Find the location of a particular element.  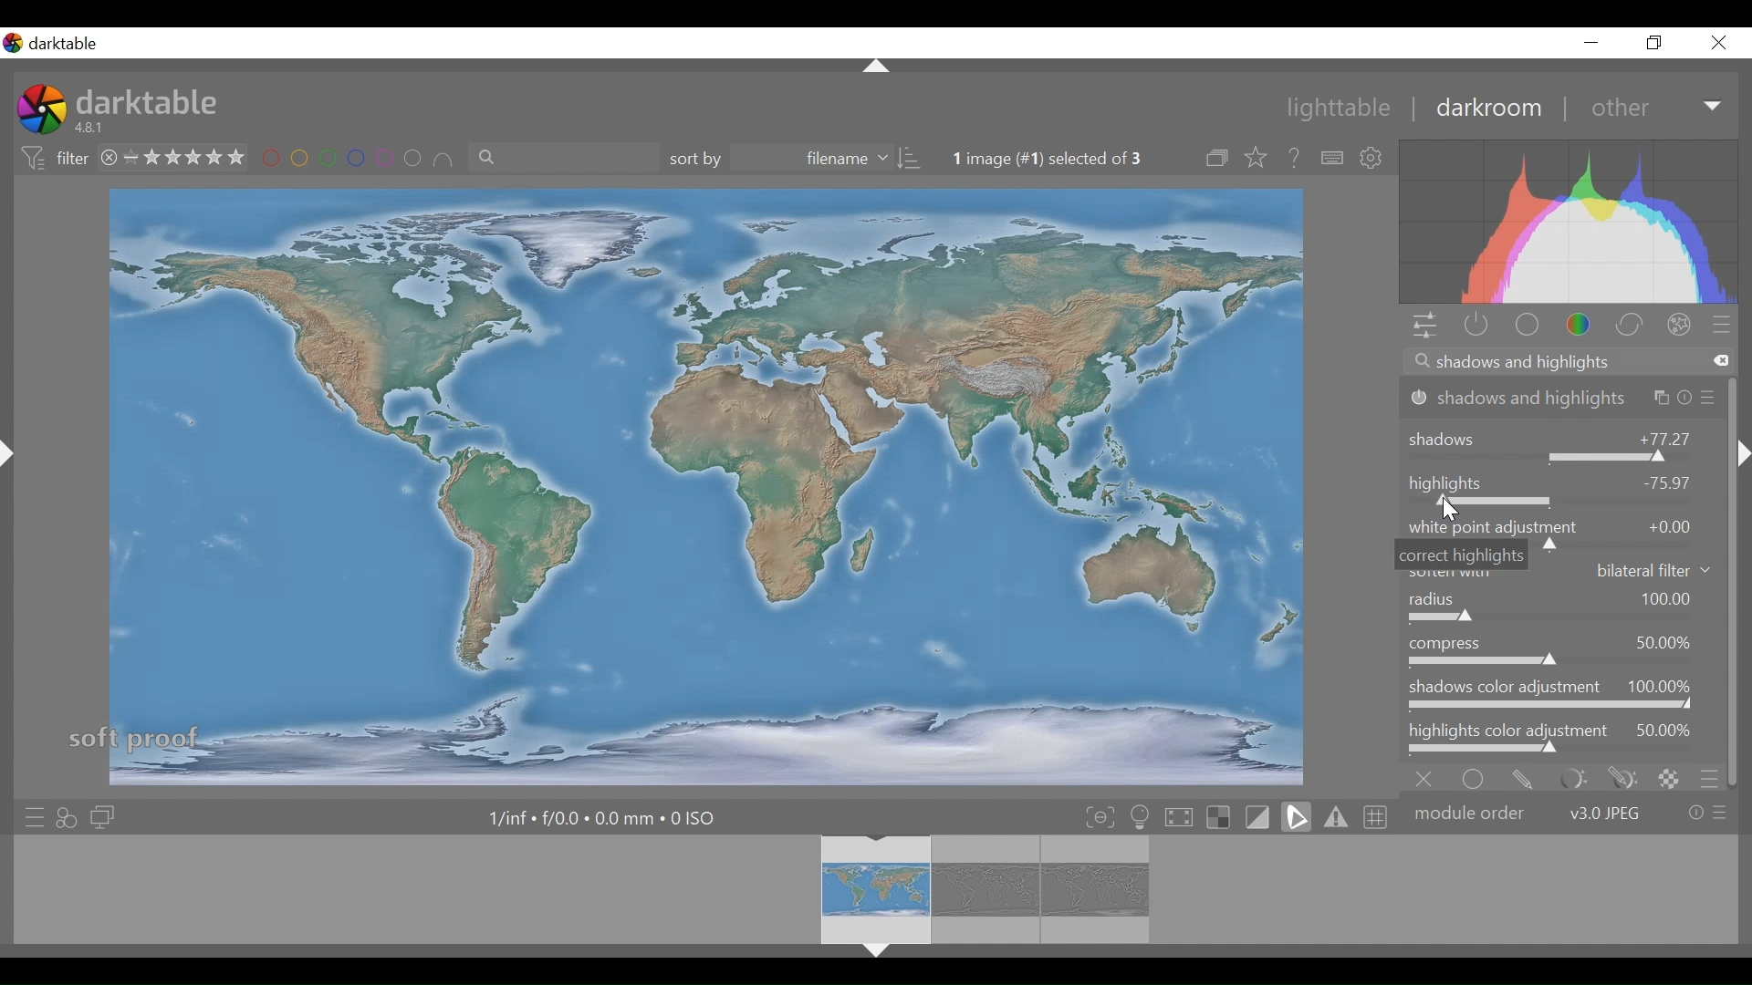

search modules by name or tag is located at coordinates (1564, 362).